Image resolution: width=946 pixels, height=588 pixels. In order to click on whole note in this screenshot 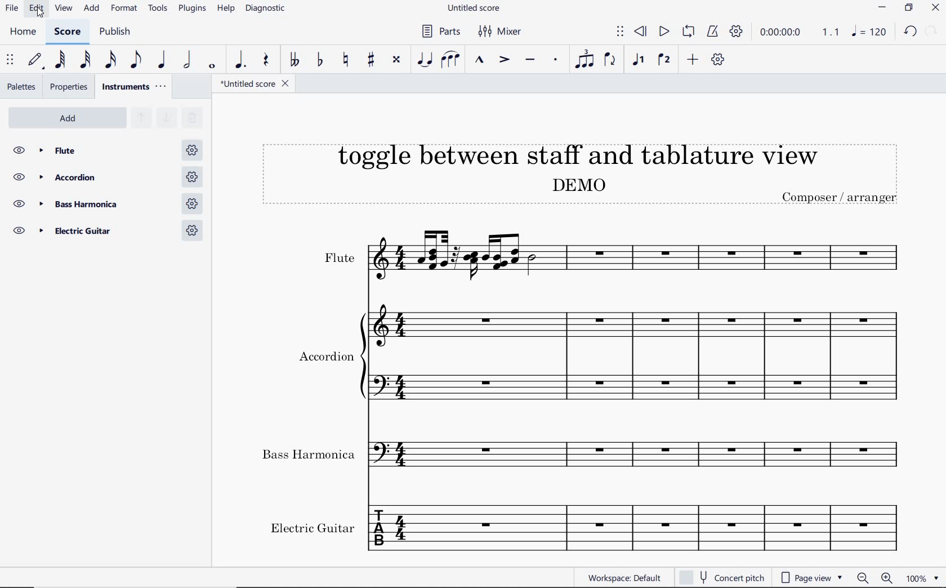, I will do `click(212, 65)`.